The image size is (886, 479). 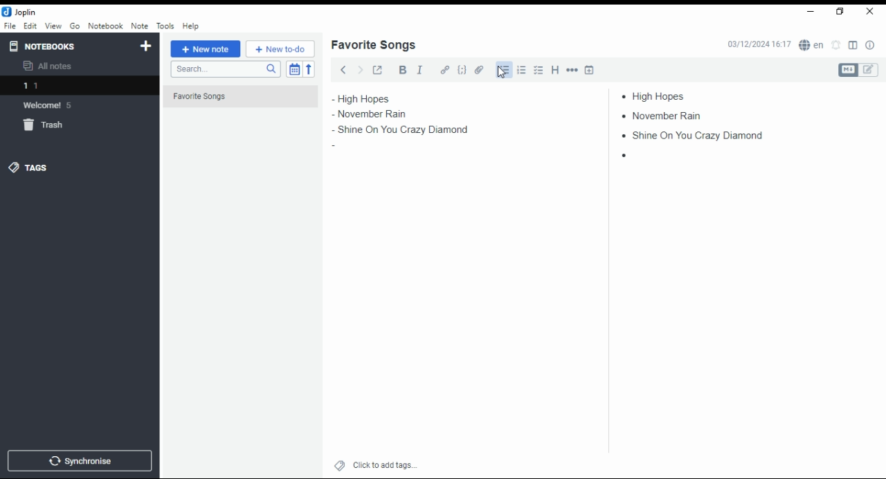 What do you see at coordinates (343, 69) in the screenshot?
I see `back` at bounding box center [343, 69].